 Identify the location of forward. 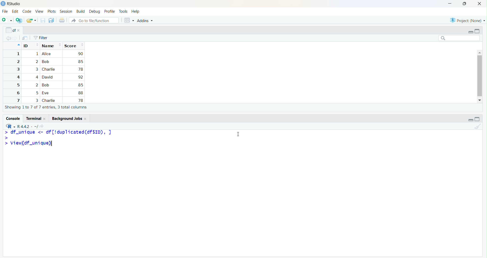
(16, 38).